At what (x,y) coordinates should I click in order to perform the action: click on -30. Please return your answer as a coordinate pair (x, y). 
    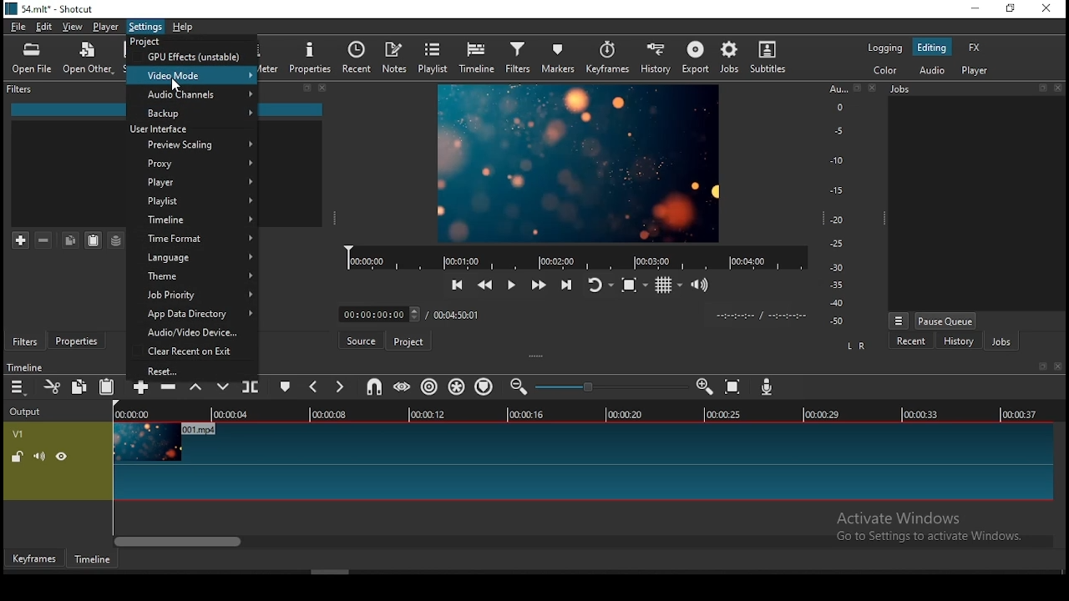
    Looking at the image, I should click on (839, 267).